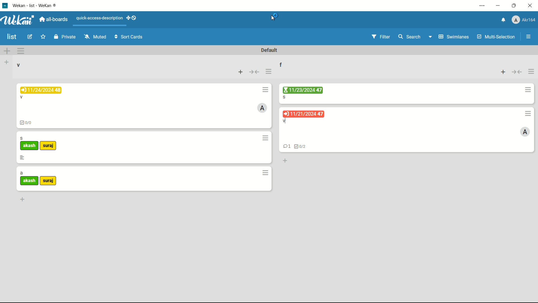 This screenshot has width=538, height=303. Describe the element at coordinates (22, 138) in the screenshot. I see `card name` at that location.